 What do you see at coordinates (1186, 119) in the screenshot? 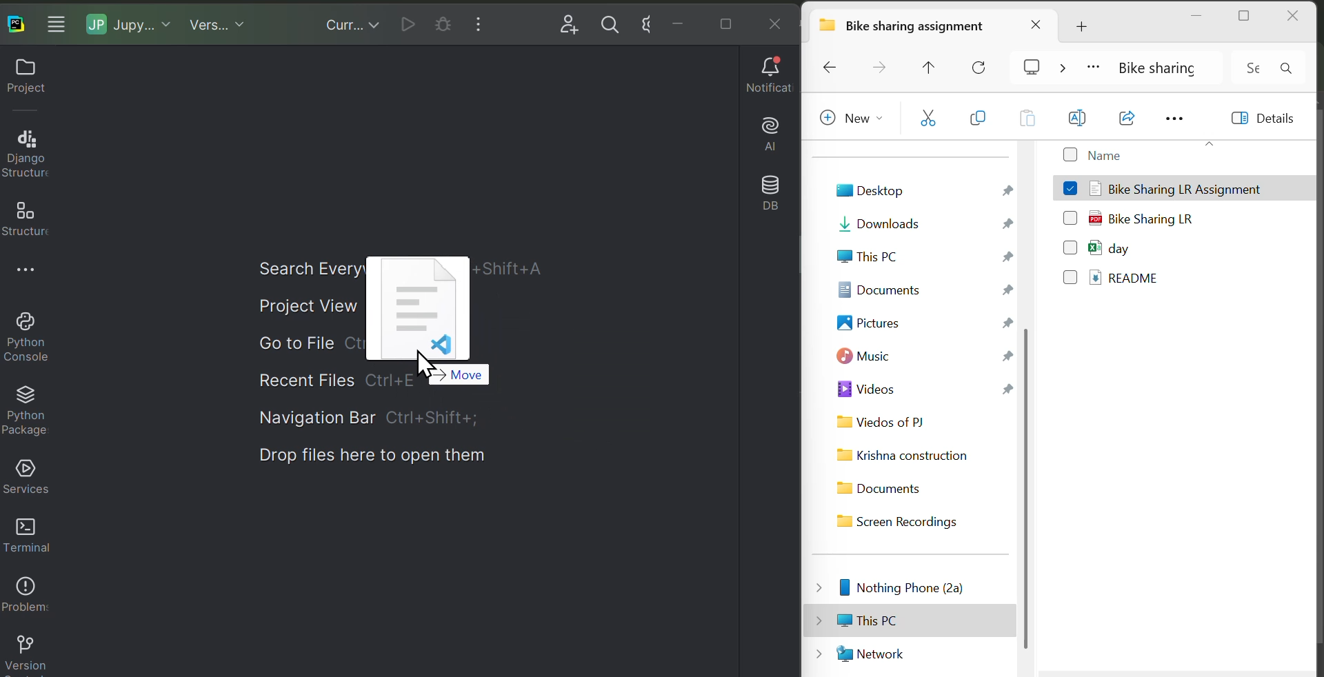
I see `More options` at bounding box center [1186, 119].